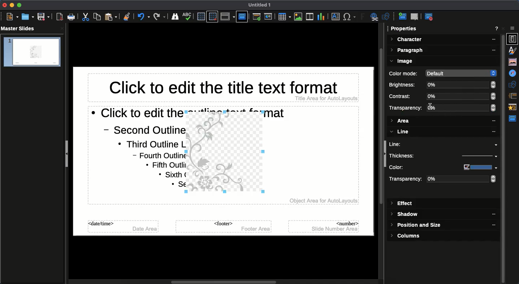 This screenshot has height=284, width=519. What do you see at coordinates (512, 39) in the screenshot?
I see `Properties` at bounding box center [512, 39].